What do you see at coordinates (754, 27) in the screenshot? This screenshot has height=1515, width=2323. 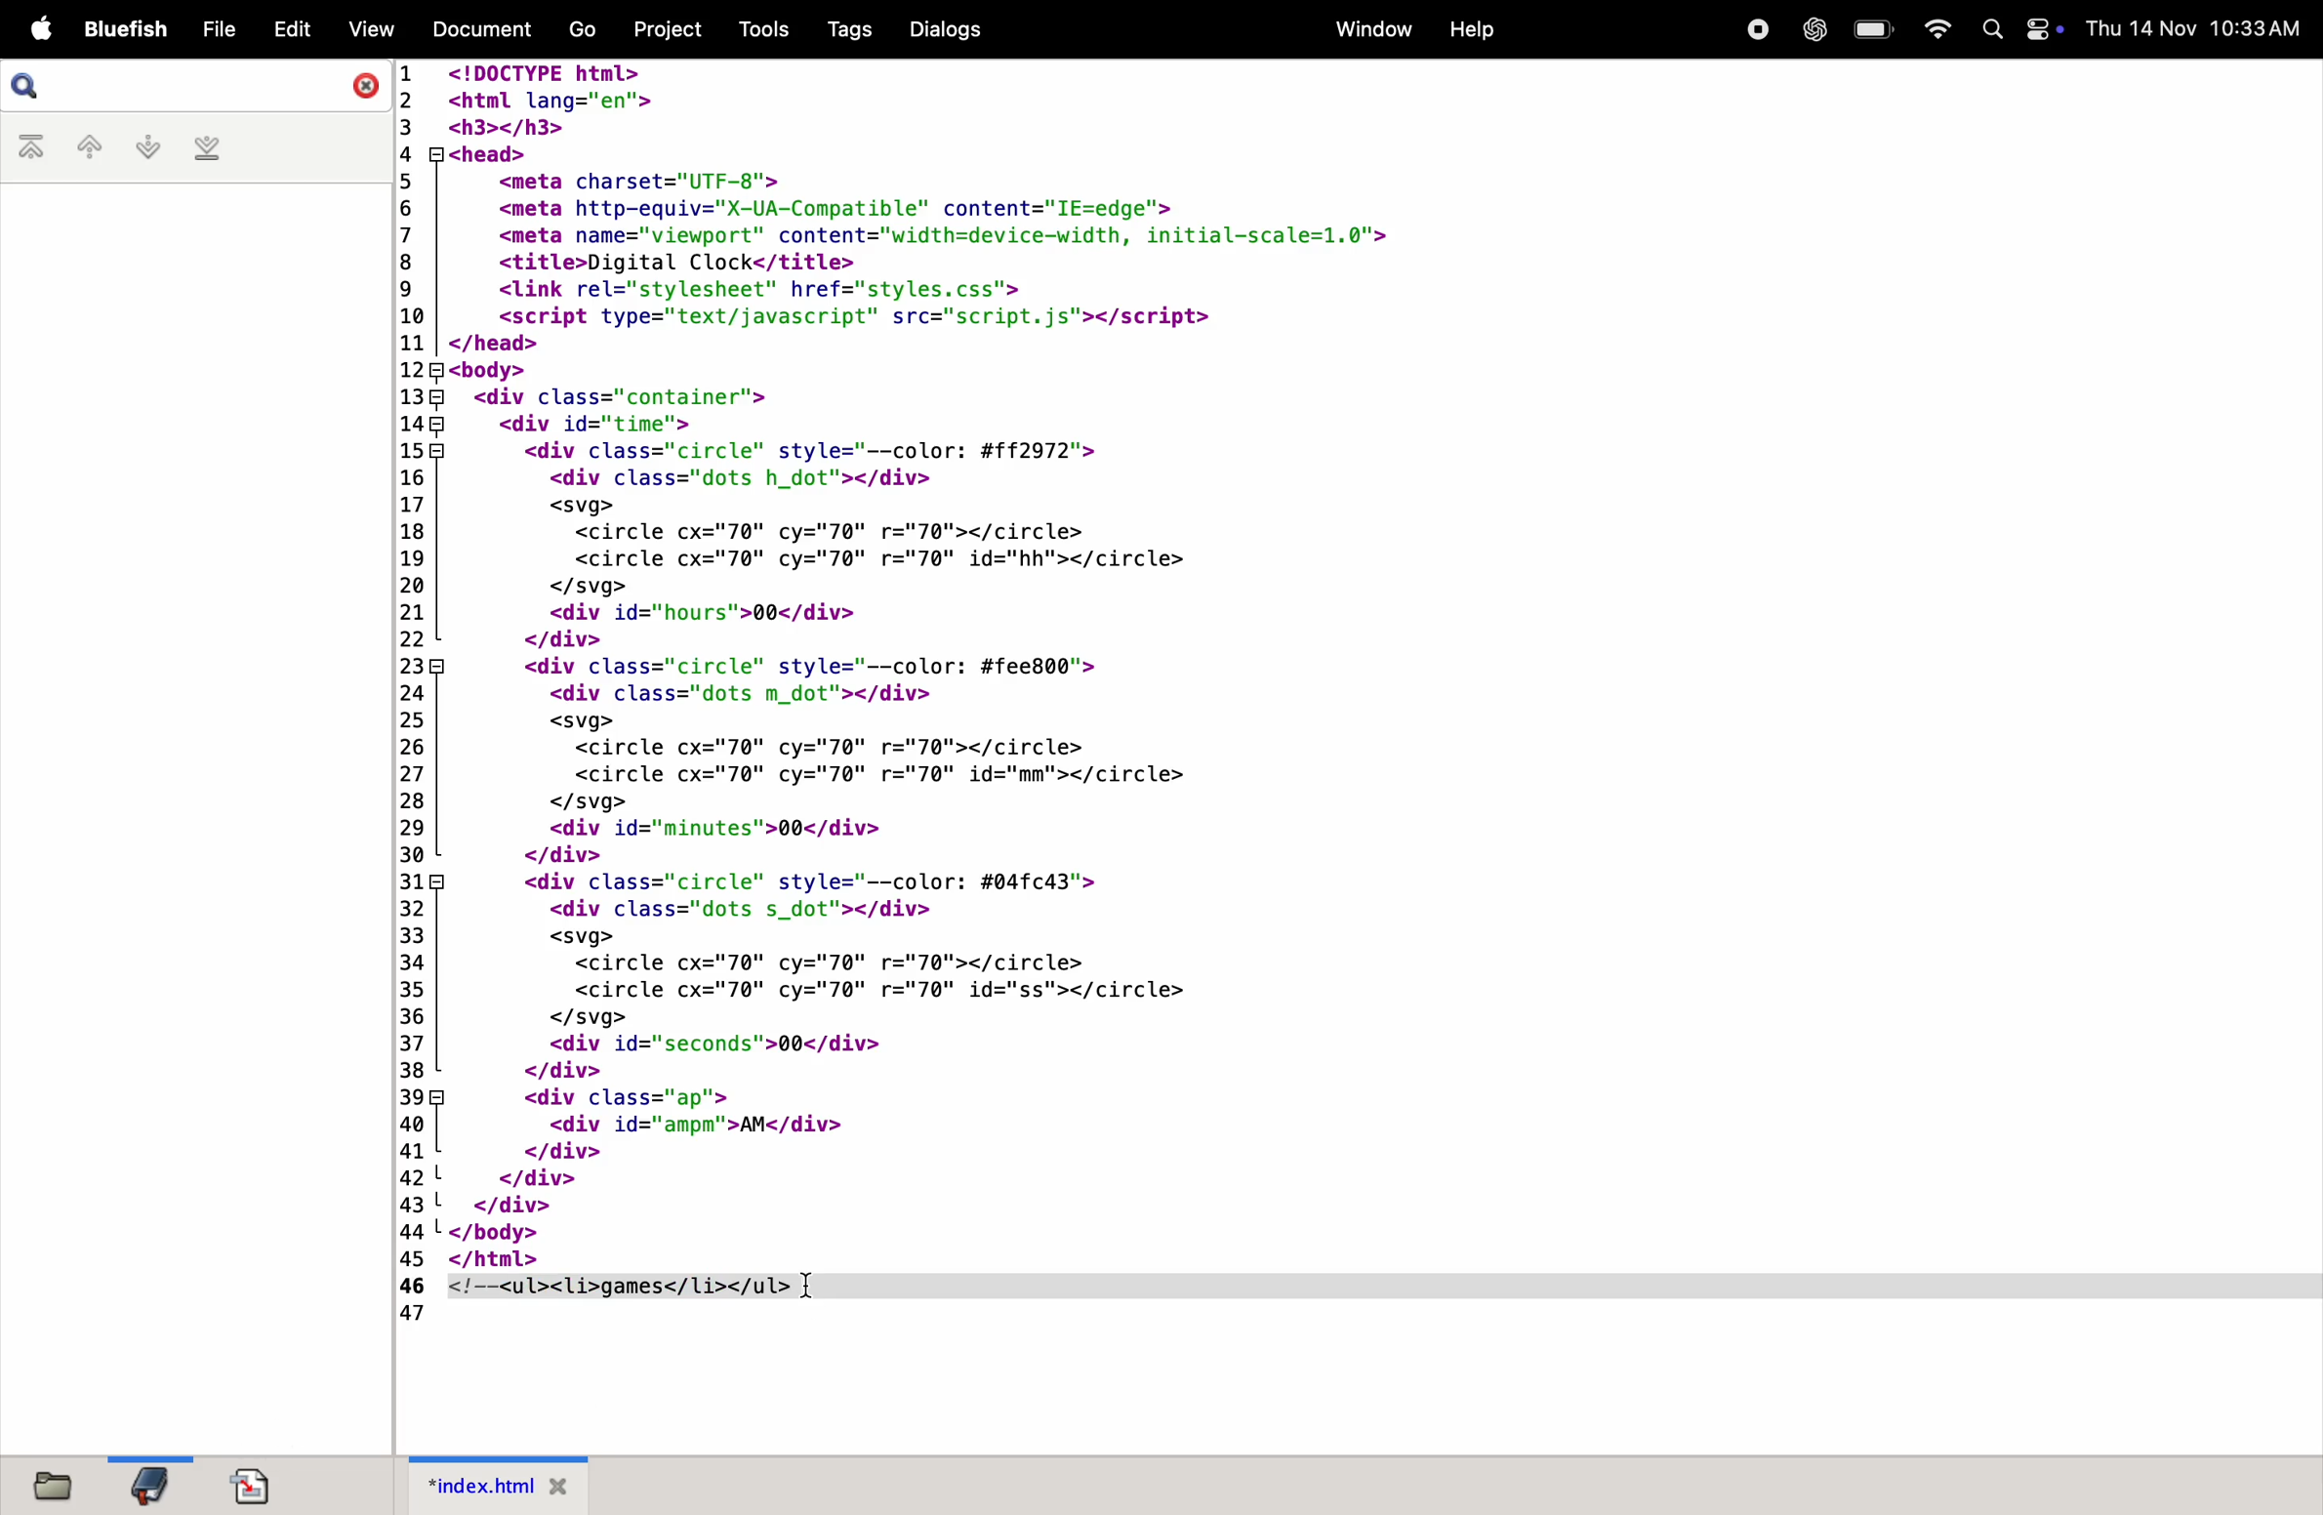 I see `tools` at bounding box center [754, 27].